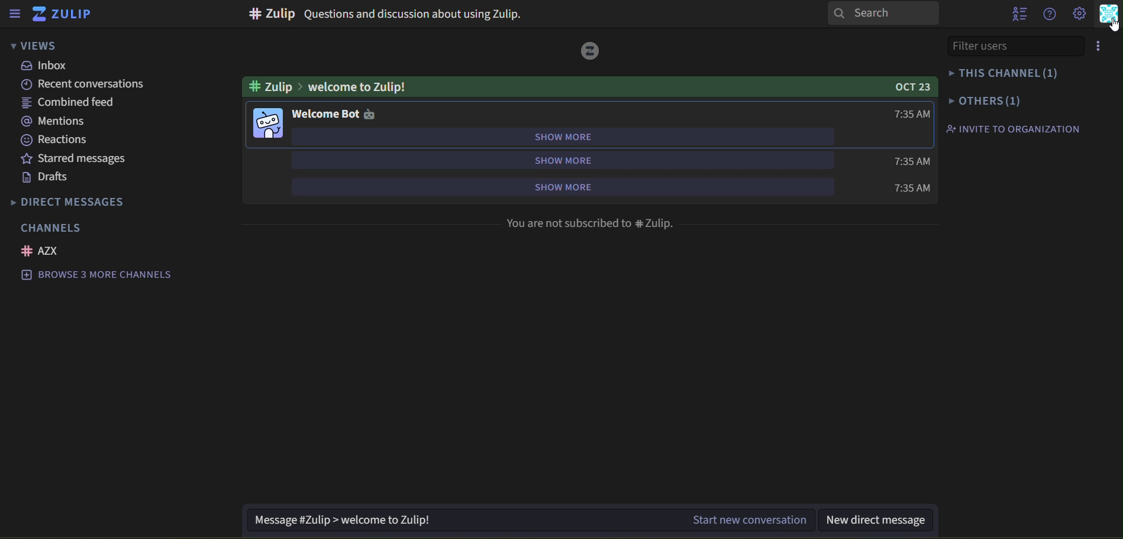 The height and width of the screenshot is (539, 1123). What do you see at coordinates (57, 228) in the screenshot?
I see `channels` at bounding box center [57, 228].